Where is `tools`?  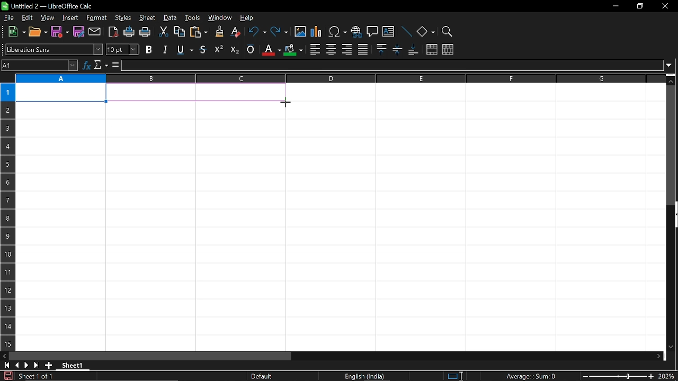 tools is located at coordinates (193, 19).